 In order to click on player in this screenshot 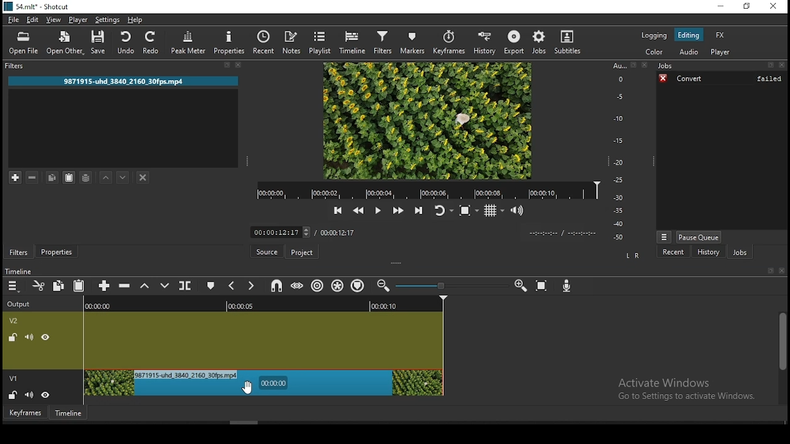, I will do `click(81, 21)`.